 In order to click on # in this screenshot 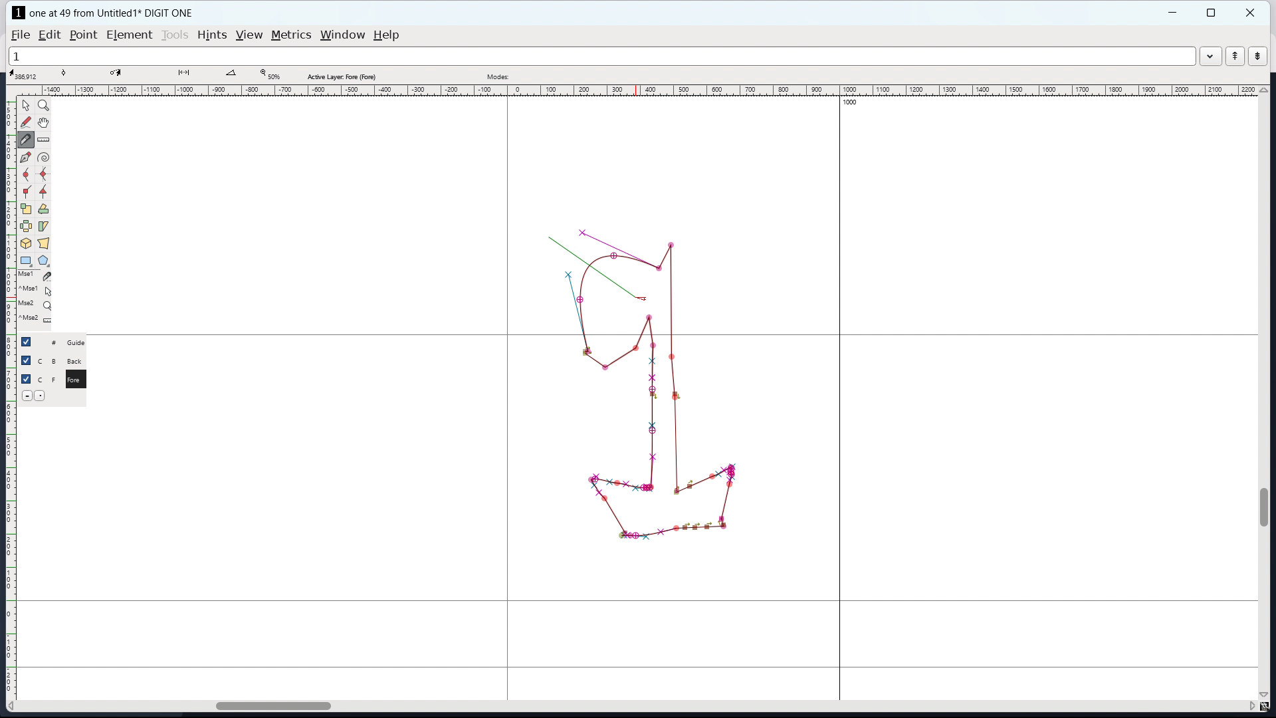, I will do `click(48, 342)`.